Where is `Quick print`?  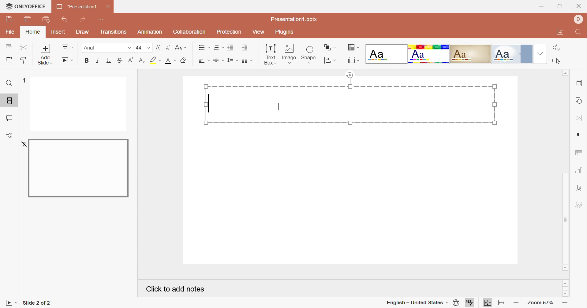
Quick print is located at coordinates (47, 20).